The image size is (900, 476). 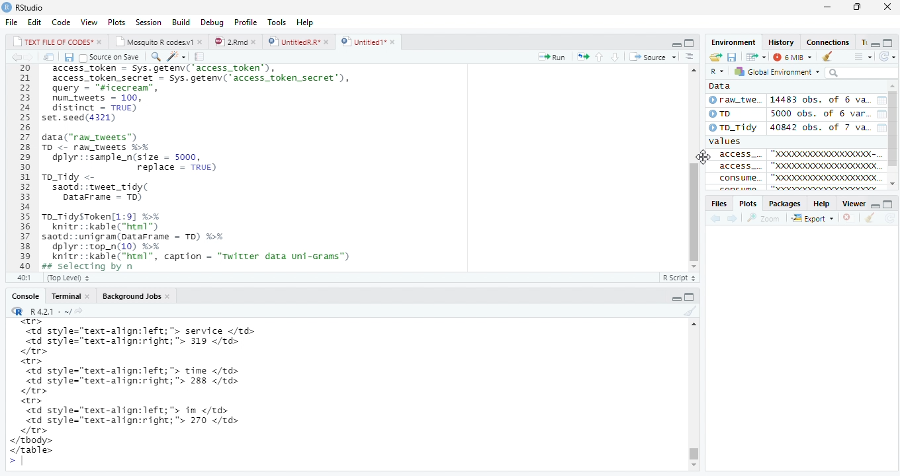 What do you see at coordinates (61, 22) in the screenshot?
I see `Code` at bounding box center [61, 22].